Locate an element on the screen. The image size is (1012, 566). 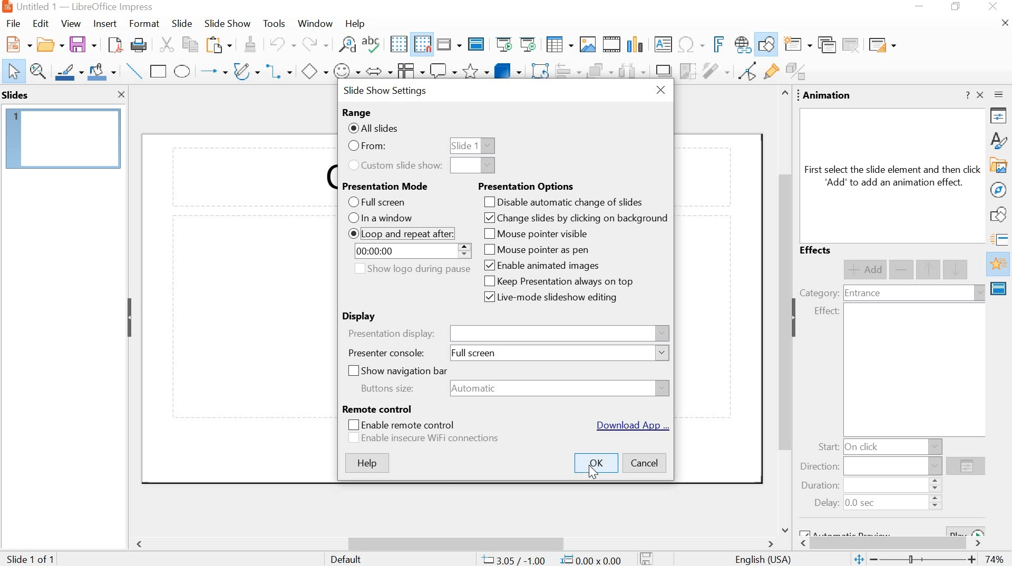
close window is located at coordinates (660, 91).